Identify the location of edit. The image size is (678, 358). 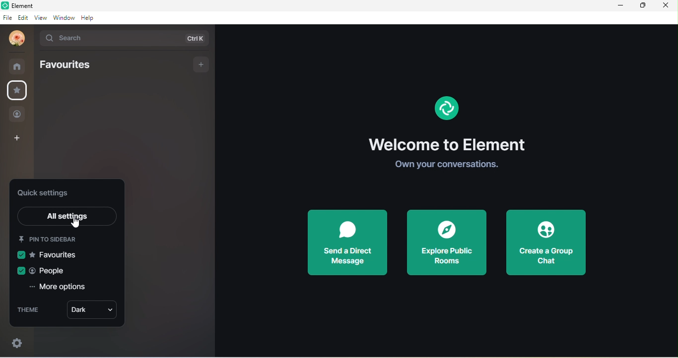
(22, 17).